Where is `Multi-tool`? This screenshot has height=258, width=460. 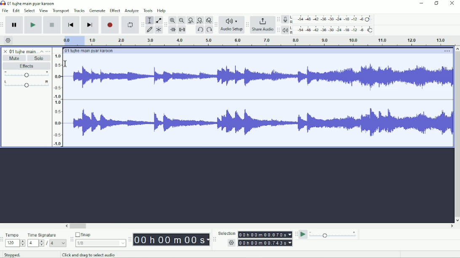
Multi-tool is located at coordinates (158, 31).